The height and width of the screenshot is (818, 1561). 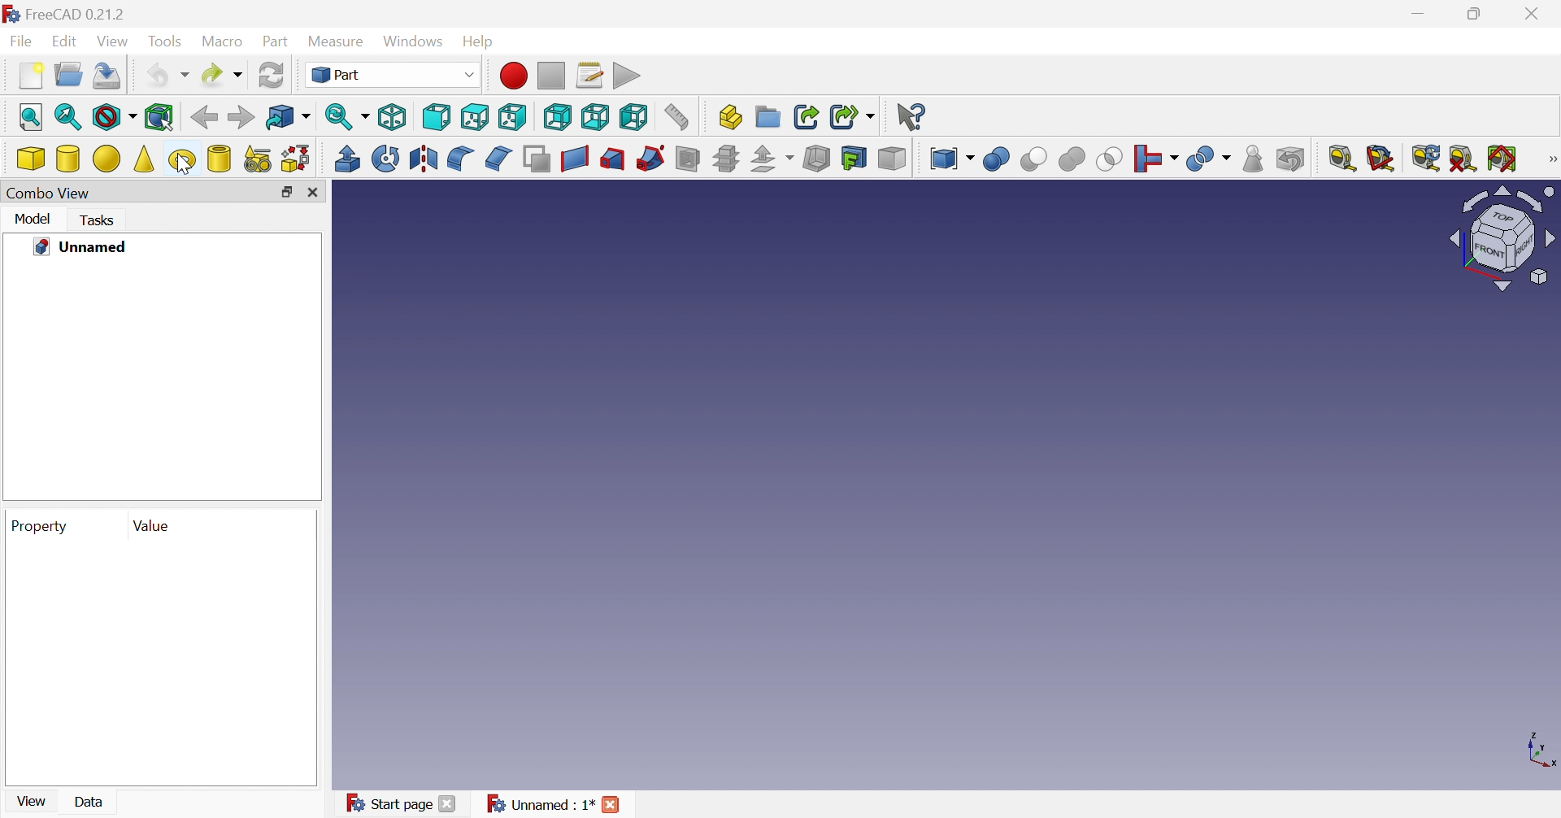 I want to click on Cone, so click(x=145, y=159).